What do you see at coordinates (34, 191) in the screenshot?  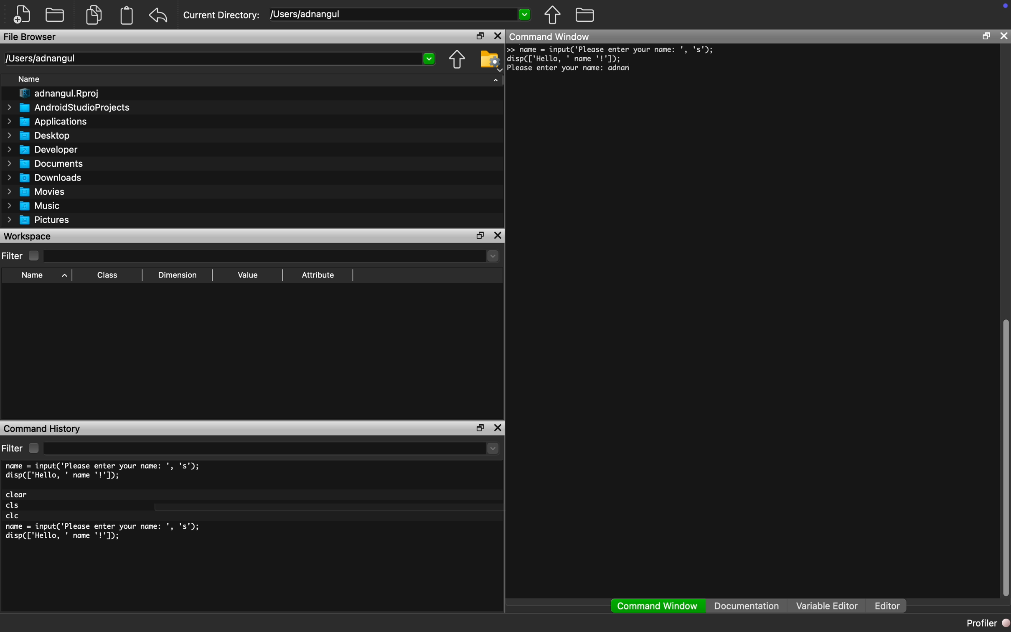 I see `Movies` at bounding box center [34, 191].